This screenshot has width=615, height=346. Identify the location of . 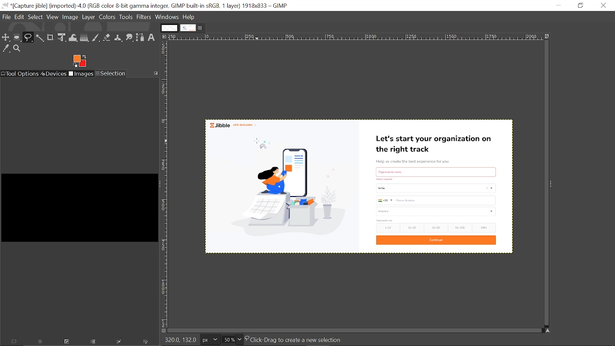
(126, 17).